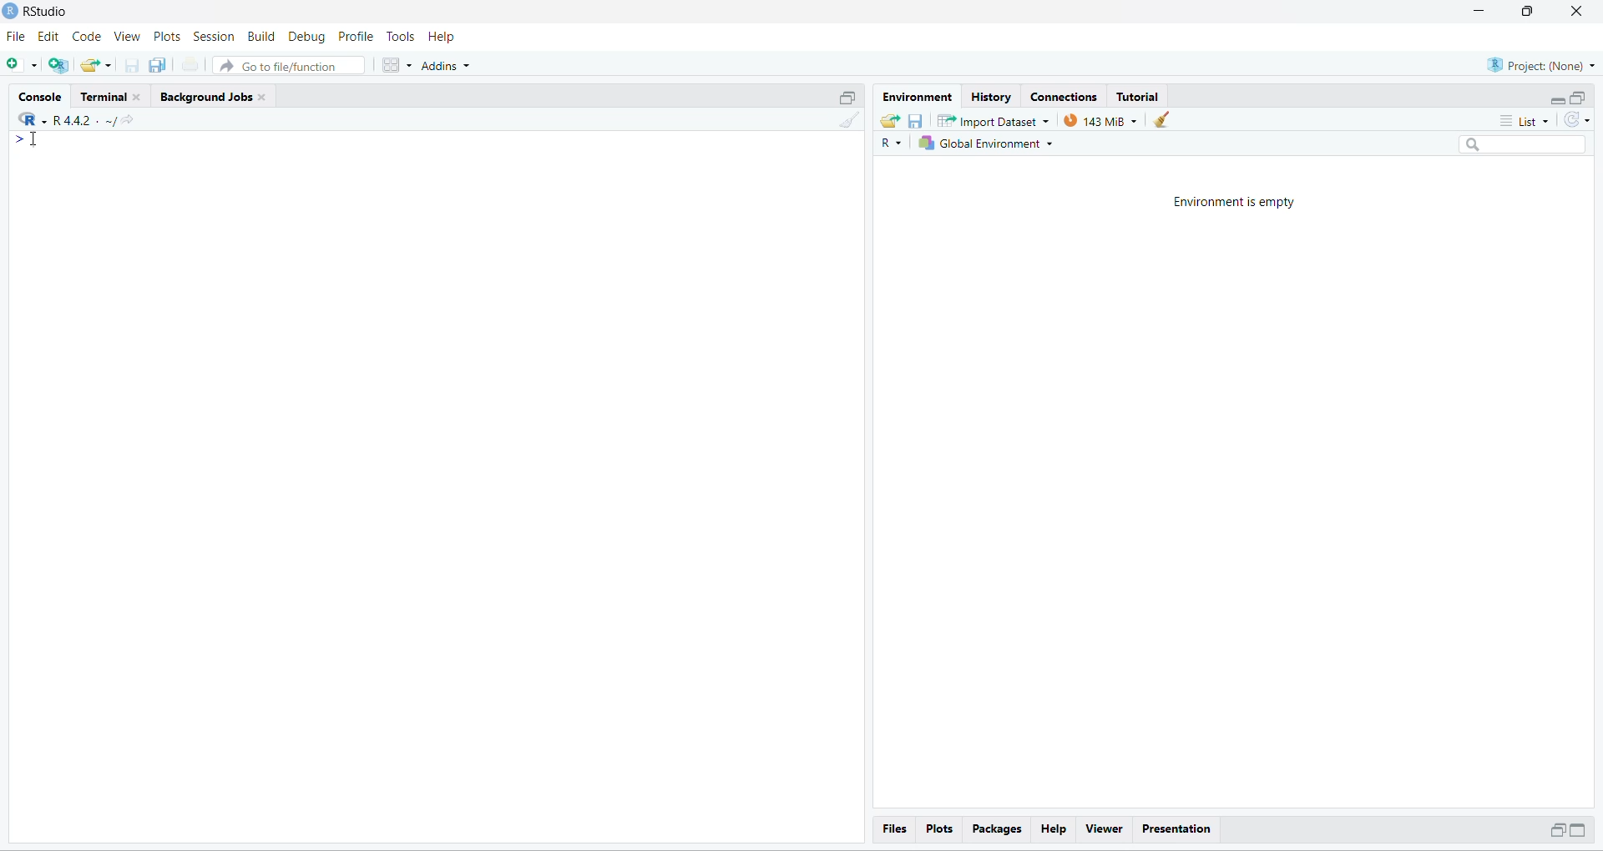 The height and width of the screenshot is (851, 1603). I want to click on go to file/function, so click(288, 65).